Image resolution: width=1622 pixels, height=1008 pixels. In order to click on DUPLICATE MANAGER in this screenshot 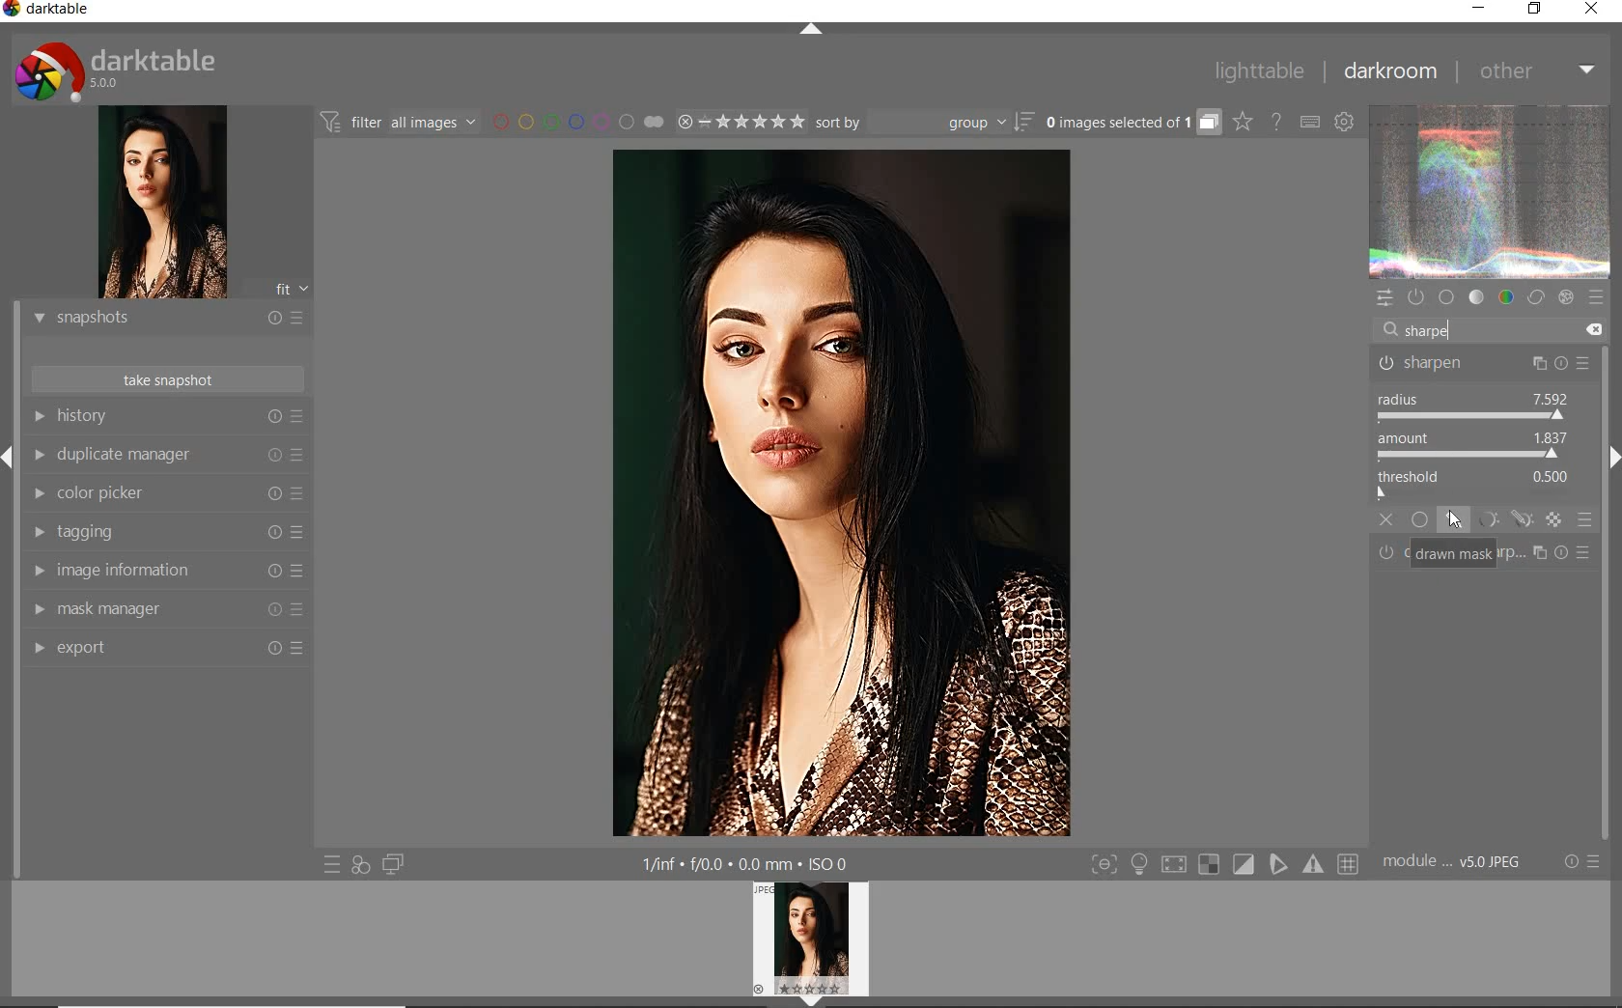, I will do `click(170, 458)`.